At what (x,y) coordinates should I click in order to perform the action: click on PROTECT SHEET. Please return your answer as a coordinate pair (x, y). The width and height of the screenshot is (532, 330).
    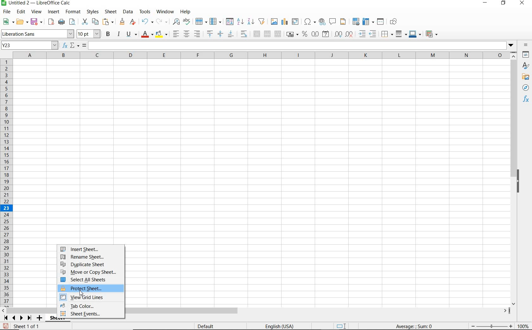
    Looking at the image, I should click on (85, 289).